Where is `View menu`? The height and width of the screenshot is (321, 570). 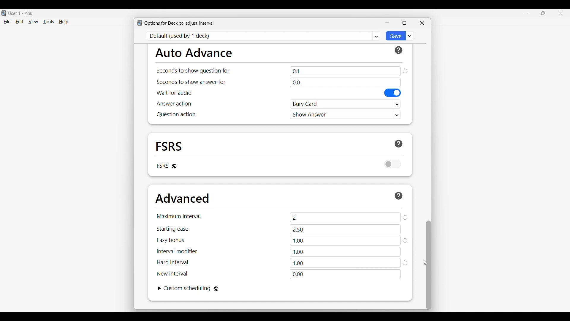
View menu is located at coordinates (33, 22).